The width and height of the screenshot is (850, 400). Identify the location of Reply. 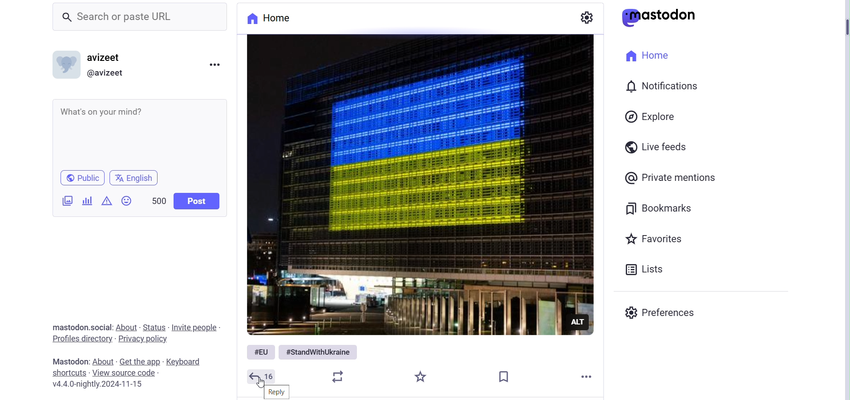
(263, 376).